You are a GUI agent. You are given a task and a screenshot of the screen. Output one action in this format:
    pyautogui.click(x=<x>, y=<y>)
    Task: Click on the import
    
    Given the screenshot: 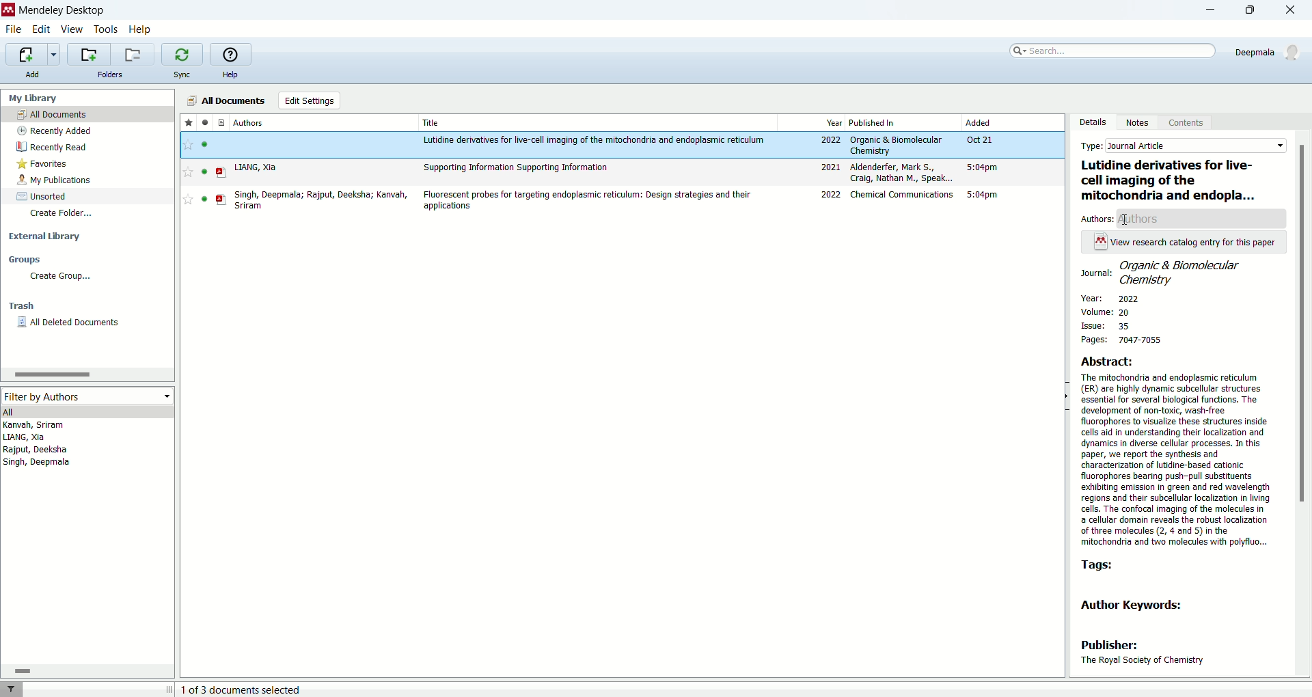 What is the action you would take?
    pyautogui.click(x=33, y=54)
    